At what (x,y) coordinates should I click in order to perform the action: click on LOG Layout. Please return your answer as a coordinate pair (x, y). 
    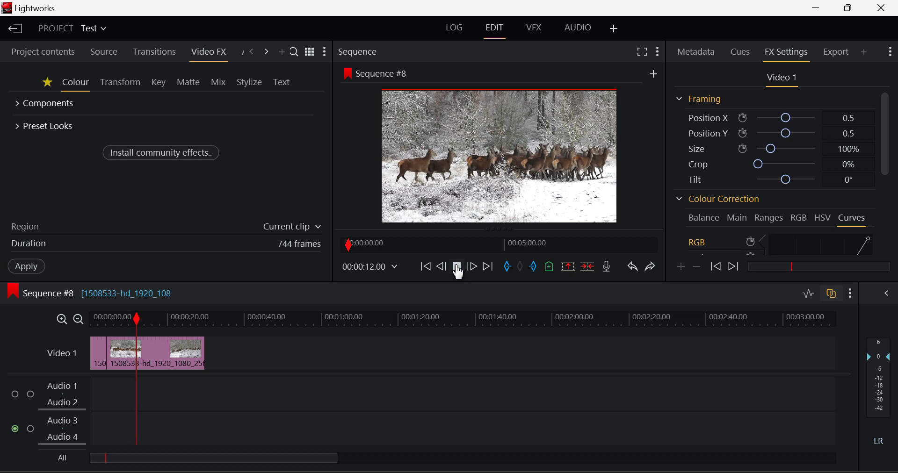
    Looking at the image, I should click on (454, 28).